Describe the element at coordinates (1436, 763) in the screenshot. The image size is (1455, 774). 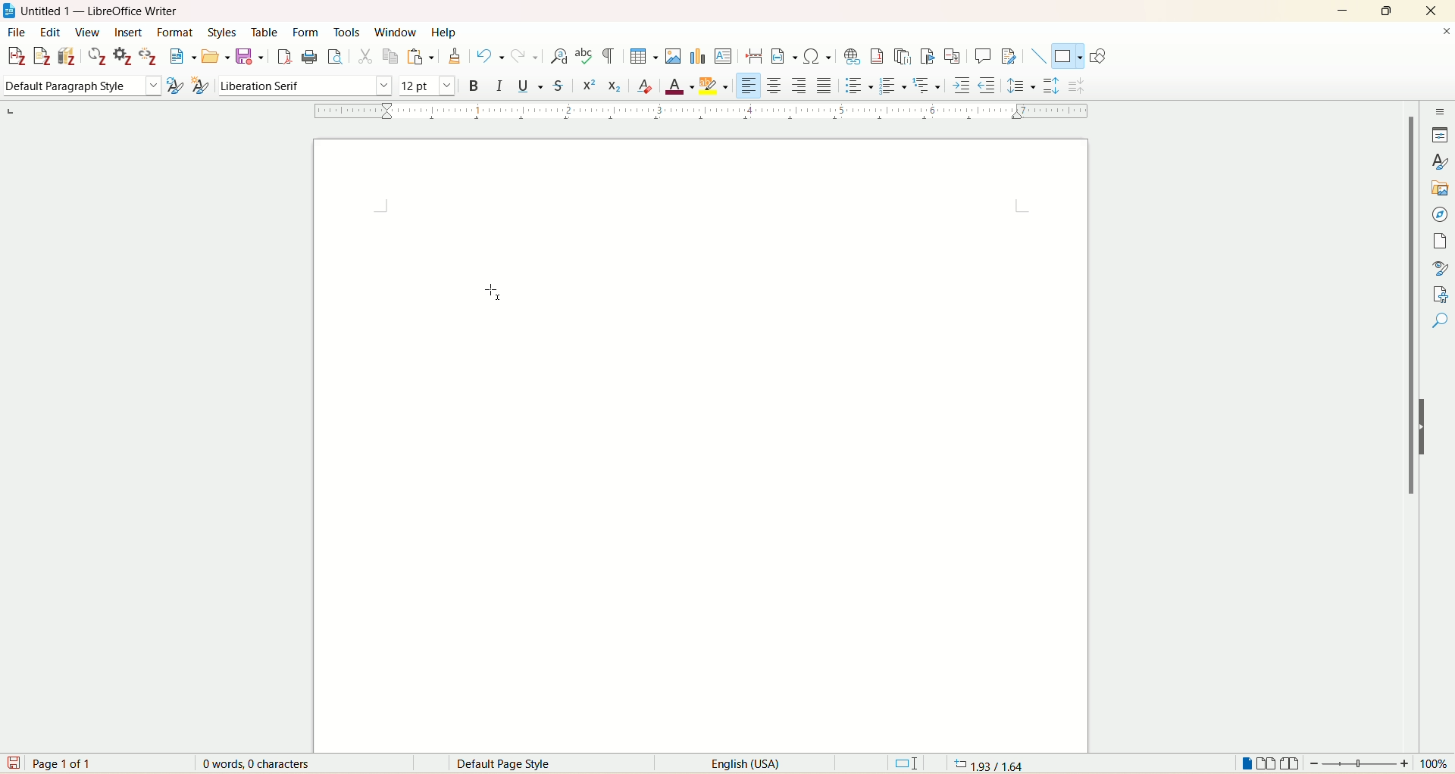
I see `zoom percent` at that location.